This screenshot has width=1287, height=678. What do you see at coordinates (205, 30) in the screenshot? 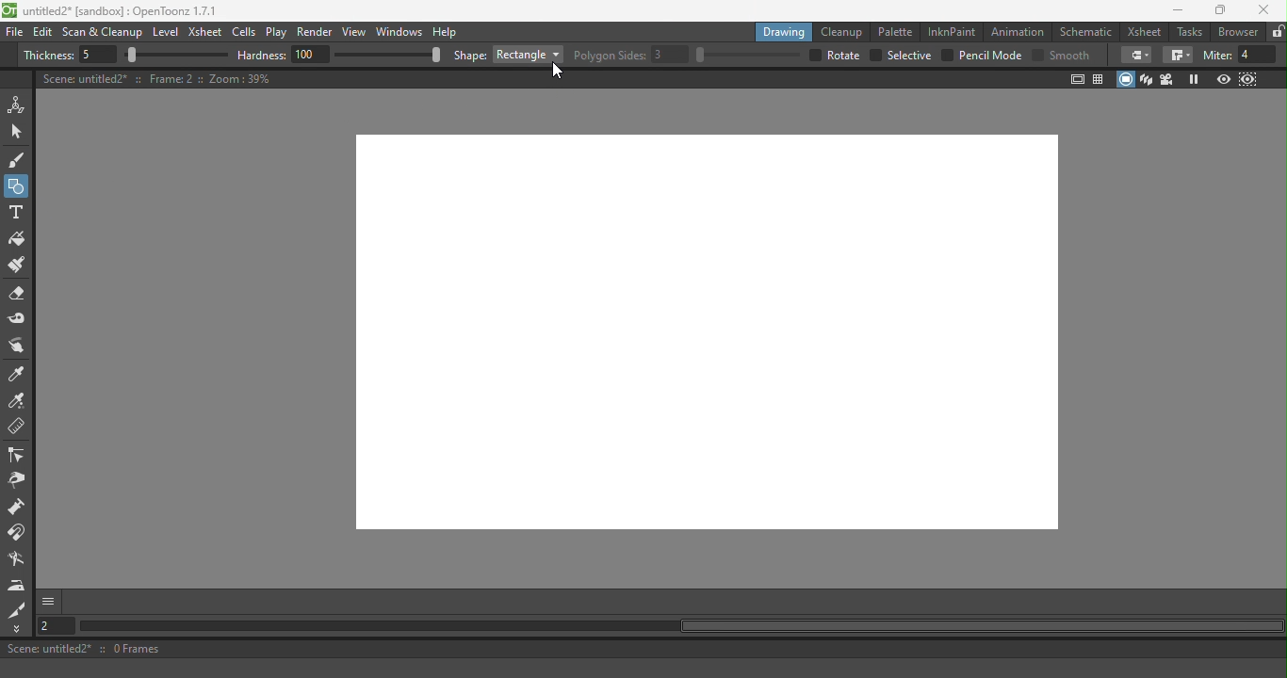
I see `Xsheet` at bounding box center [205, 30].